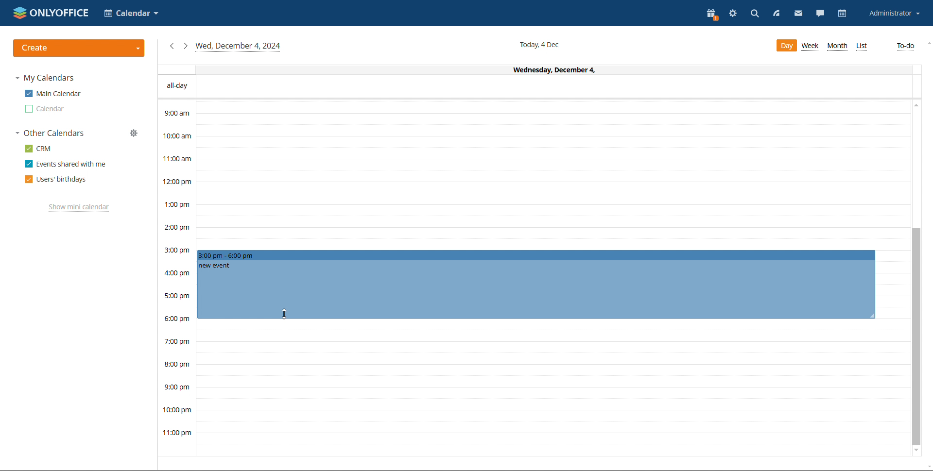 The height and width of the screenshot is (471, 933). Describe the element at coordinates (39, 148) in the screenshot. I see `crm` at that location.